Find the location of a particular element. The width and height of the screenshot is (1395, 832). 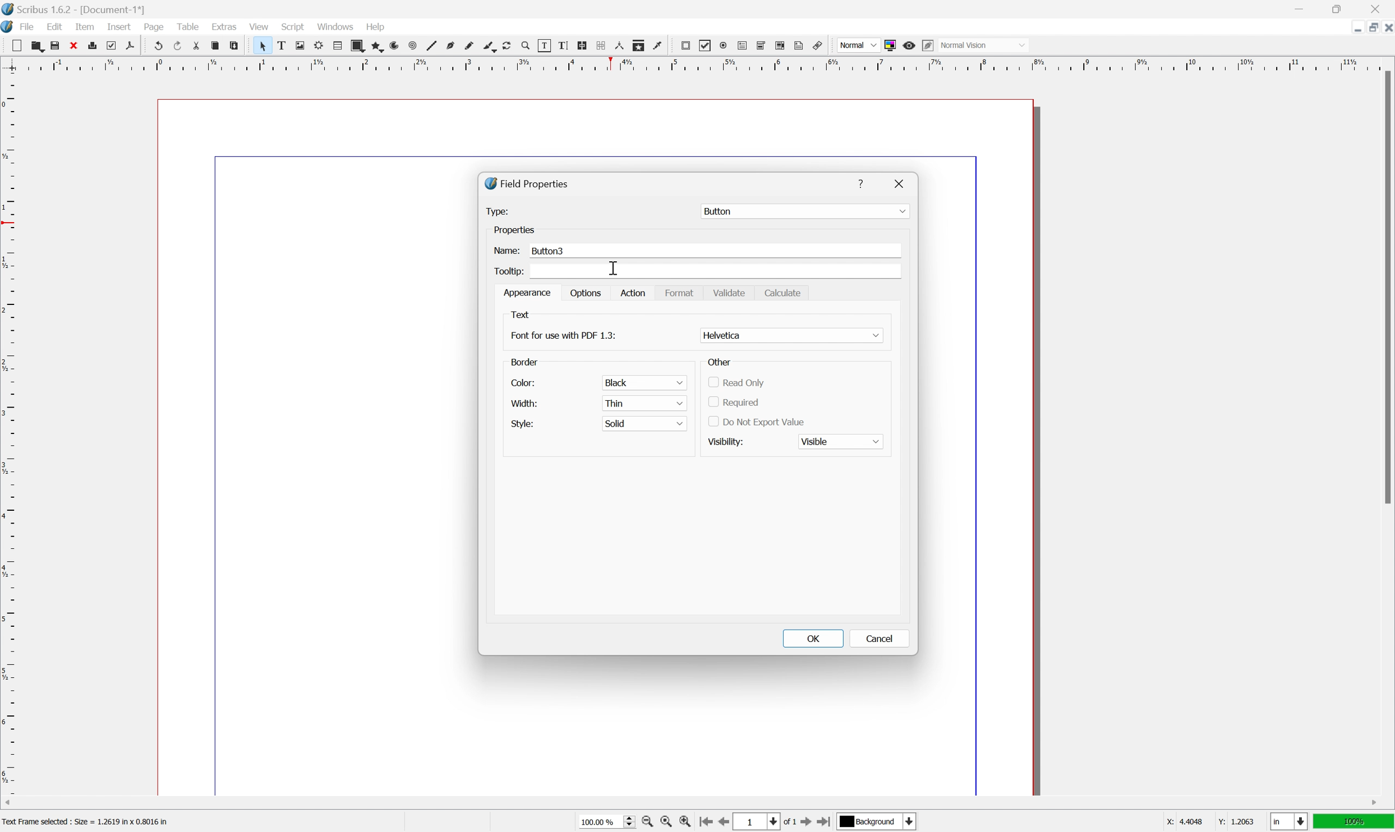

Action is located at coordinates (634, 293).